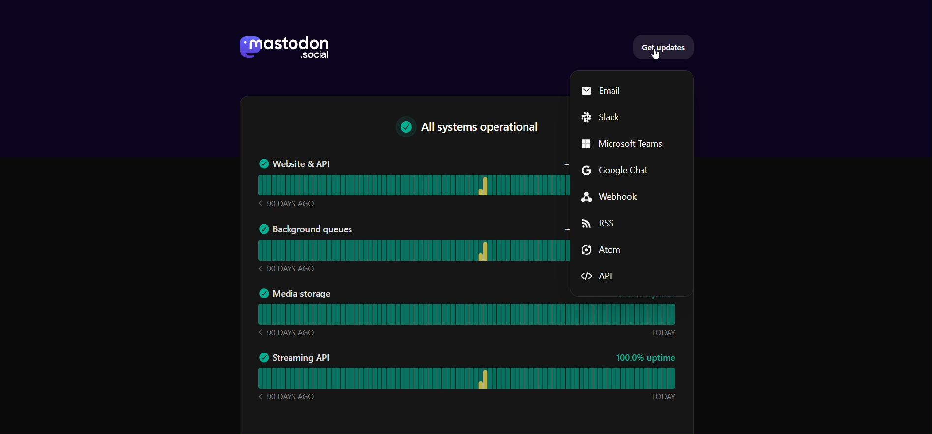  What do you see at coordinates (652, 55) in the screenshot?
I see `cursor` at bounding box center [652, 55].